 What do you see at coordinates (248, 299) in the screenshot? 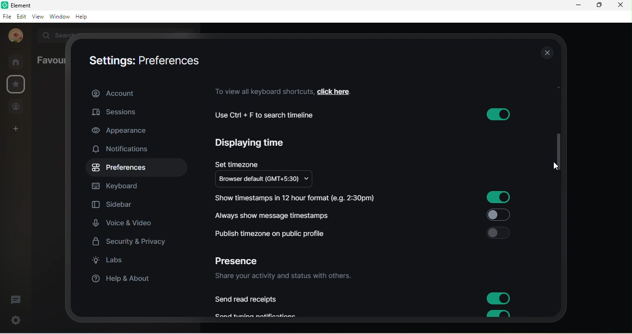
I see `send read receipts` at bounding box center [248, 299].